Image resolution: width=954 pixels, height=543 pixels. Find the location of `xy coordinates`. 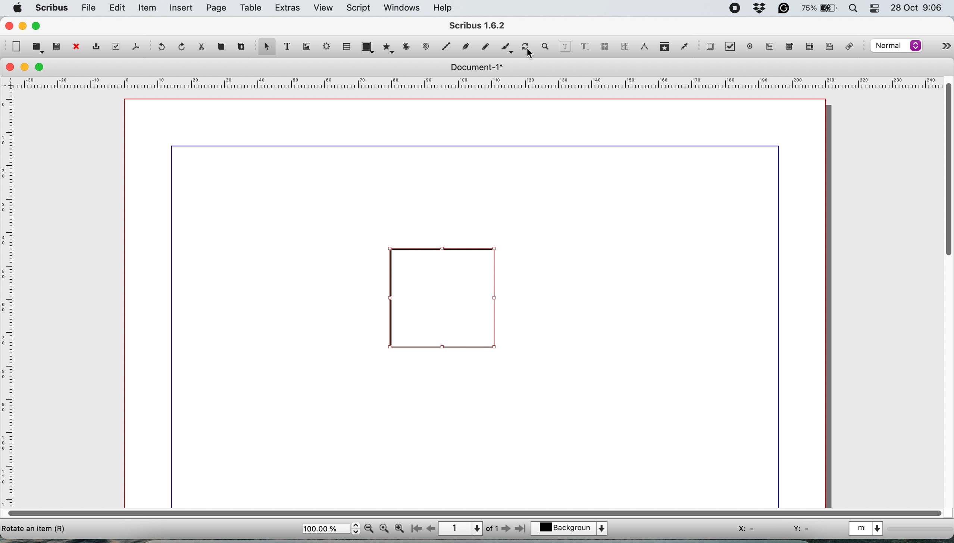

xy coordinates is located at coordinates (771, 527).